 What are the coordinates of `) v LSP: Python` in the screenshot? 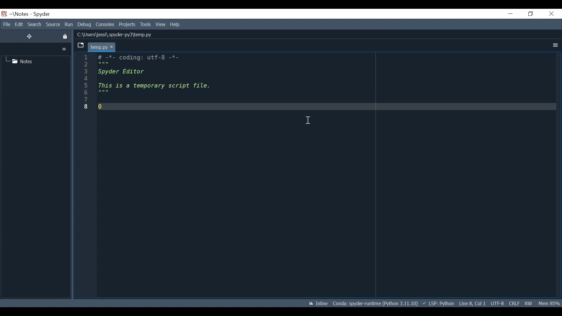 It's located at (438, 303).